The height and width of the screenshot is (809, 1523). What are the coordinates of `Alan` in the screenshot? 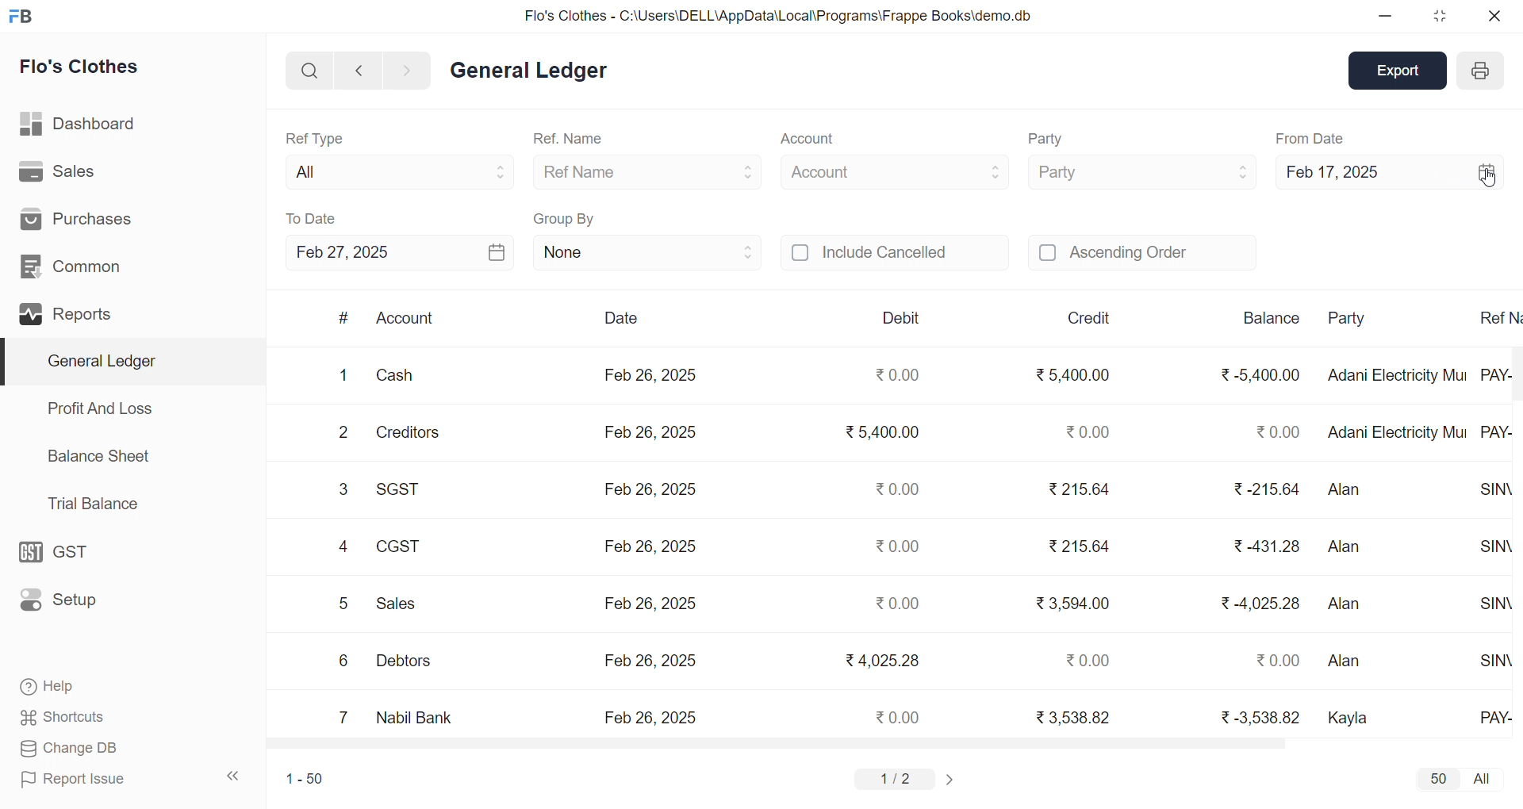 It's located at (1356, 663).